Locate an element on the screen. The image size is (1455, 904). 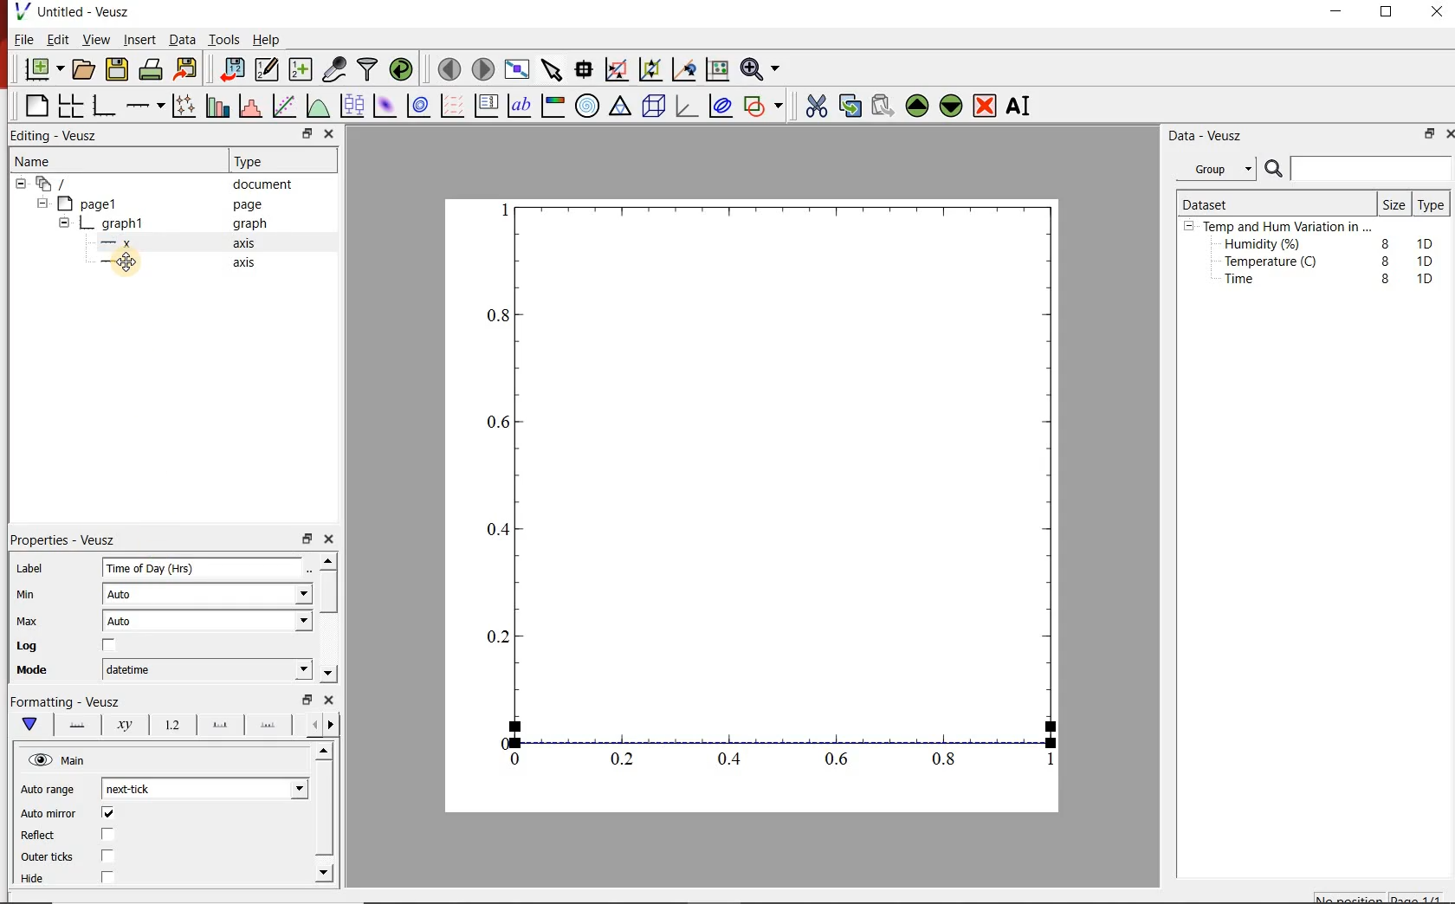
Tools is located at coordinates (223, 40).